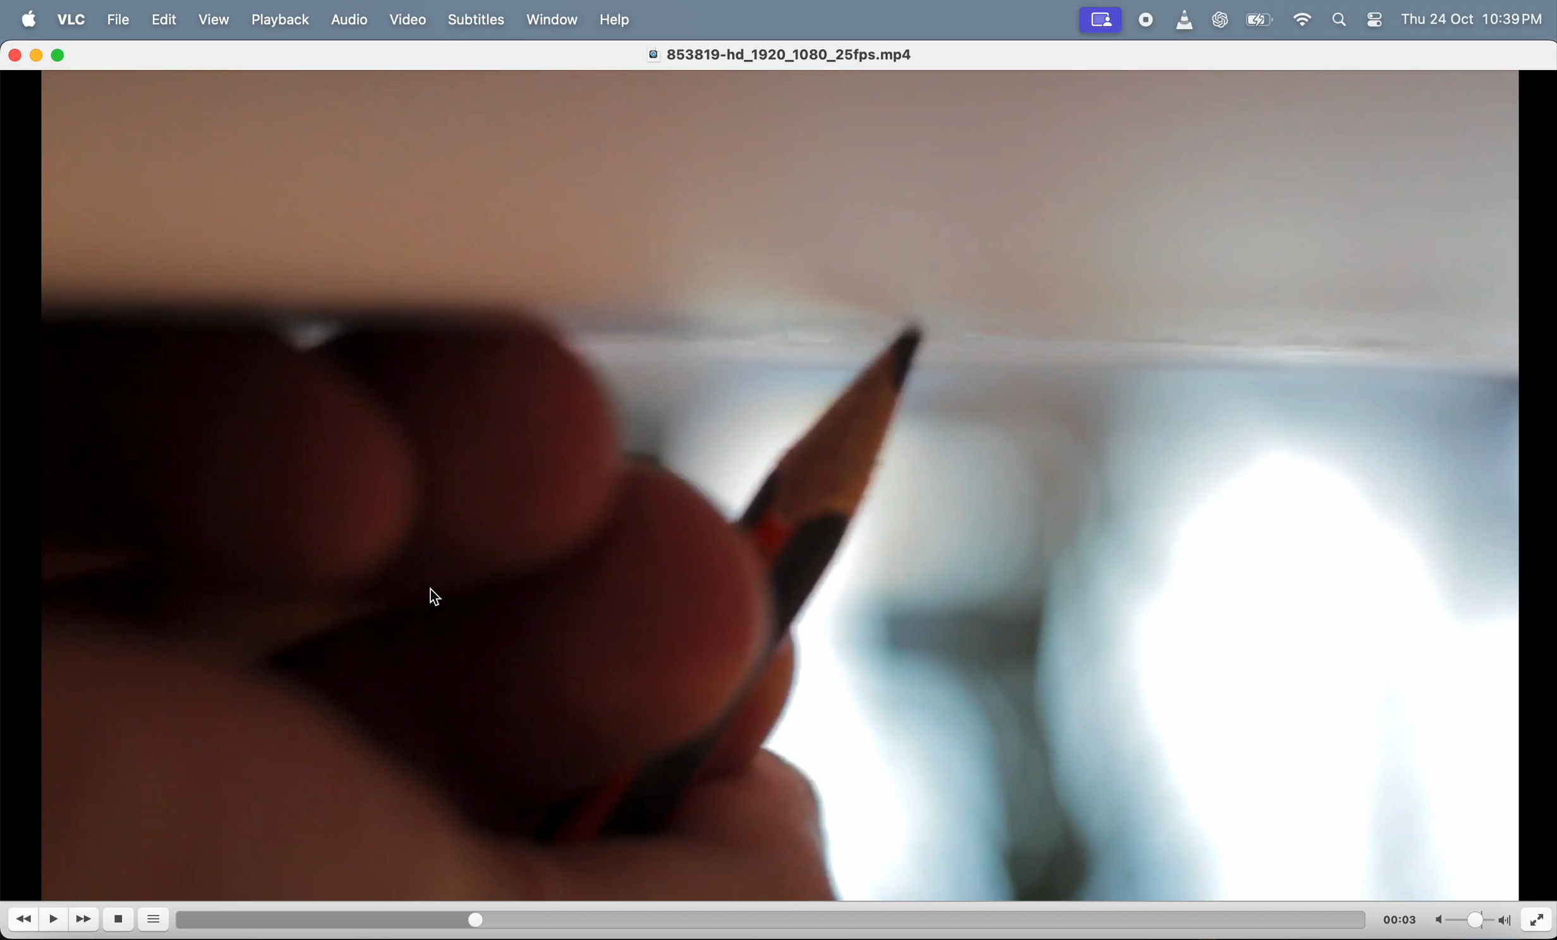 The width and height of the screenshot is (1557, 940). I want to click on Audio, so click(351, 21).